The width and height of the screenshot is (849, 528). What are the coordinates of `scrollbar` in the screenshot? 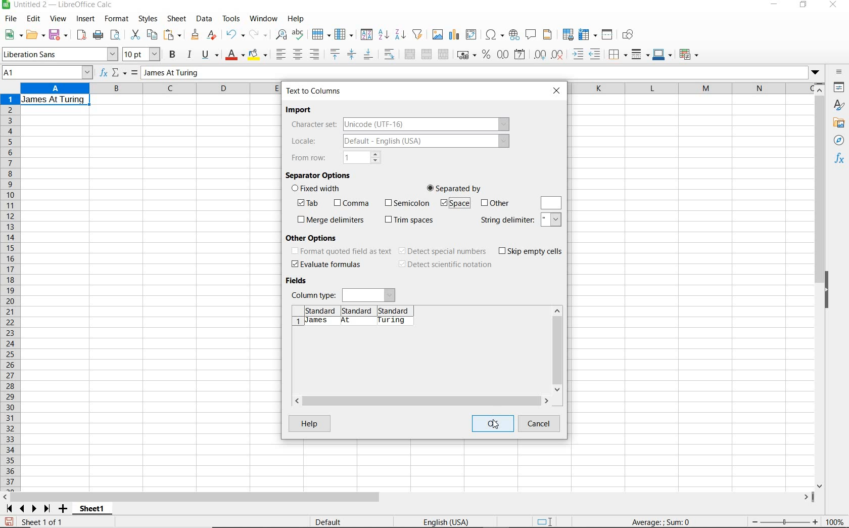 It's located at (821, 285).